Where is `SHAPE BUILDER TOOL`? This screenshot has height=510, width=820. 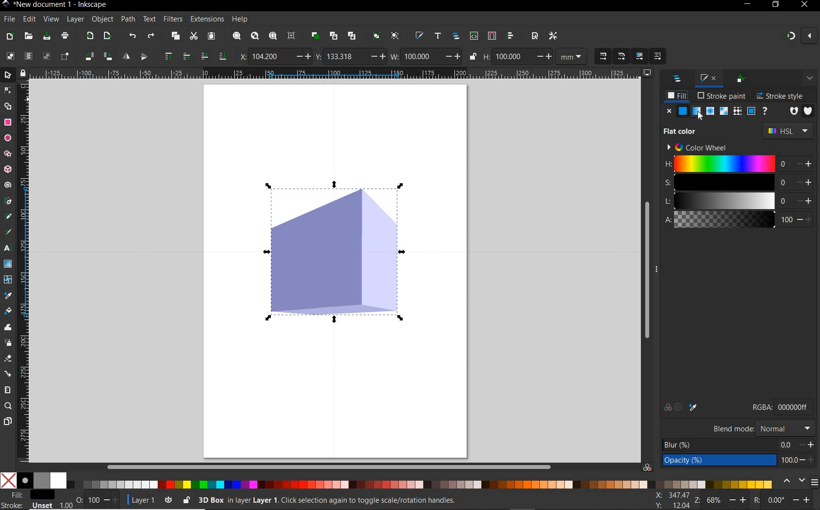
SHAPE BUILDER TOOL is located at coordinates (7, 106).